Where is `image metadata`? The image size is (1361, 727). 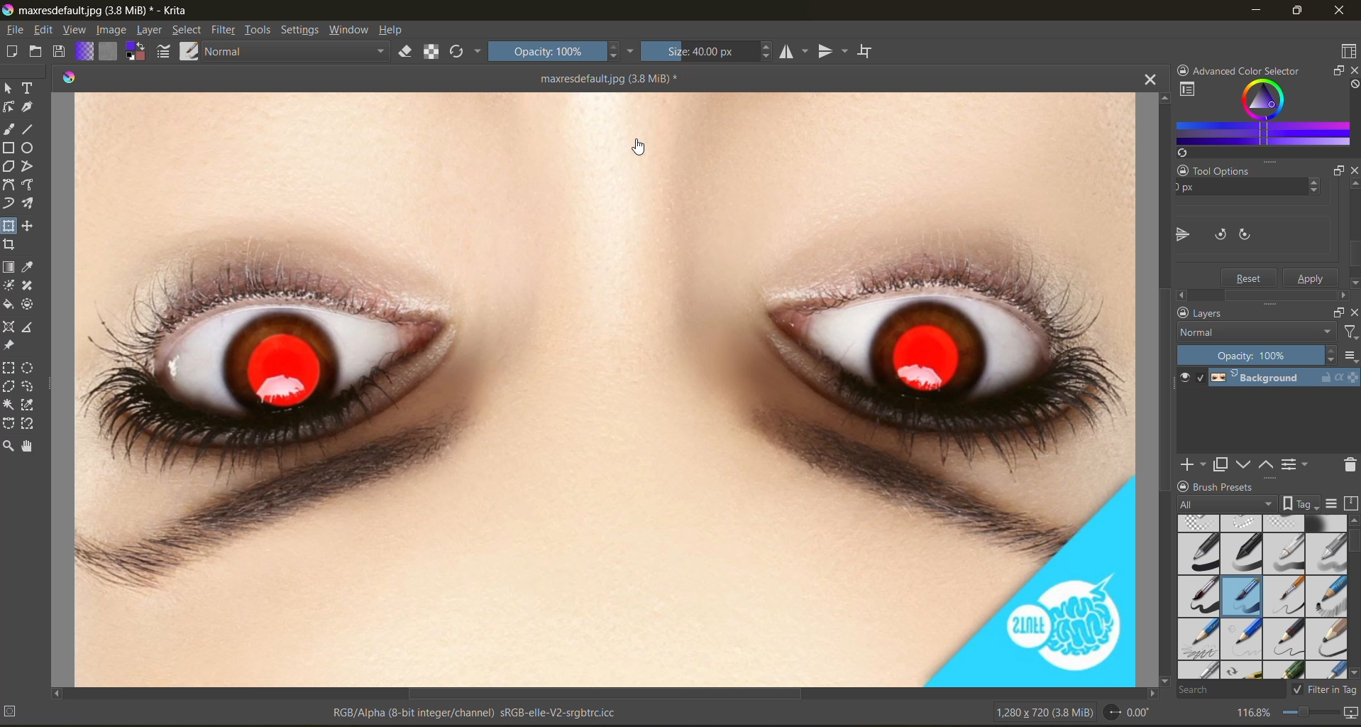 image metadata is located at coordinates (1043, 716).